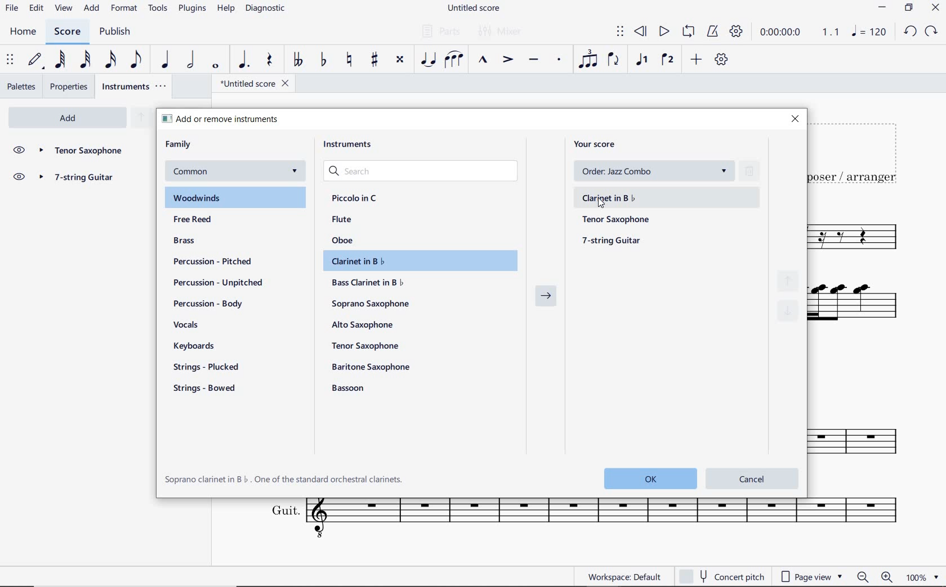  I want to click on strings - plucked, so click(209, 367).